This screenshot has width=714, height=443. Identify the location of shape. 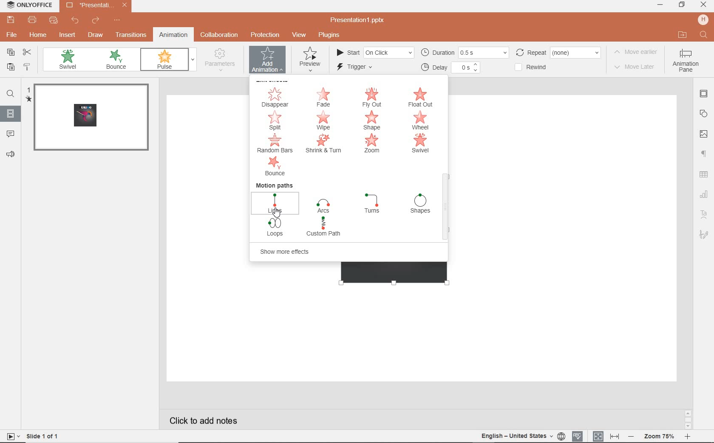
(704, 114).